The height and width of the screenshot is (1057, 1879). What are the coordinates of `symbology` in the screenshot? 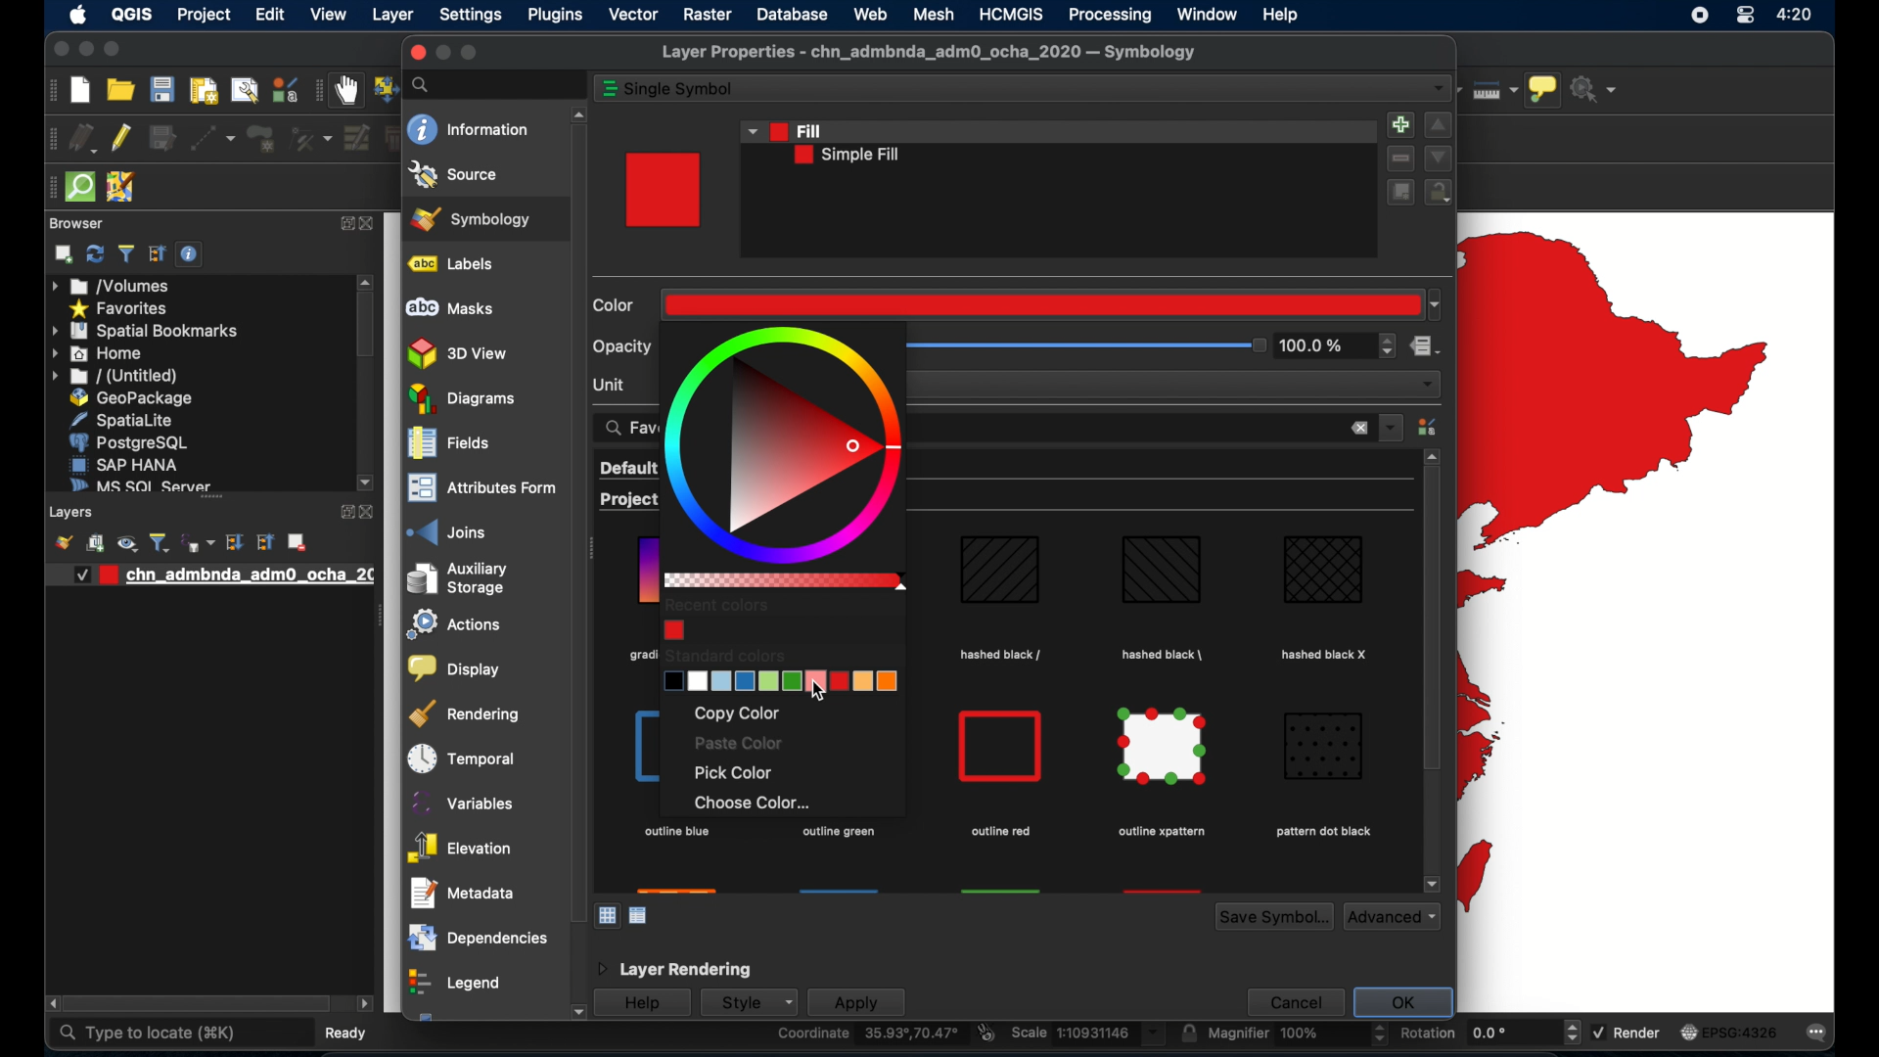 It's located at (471, 218).